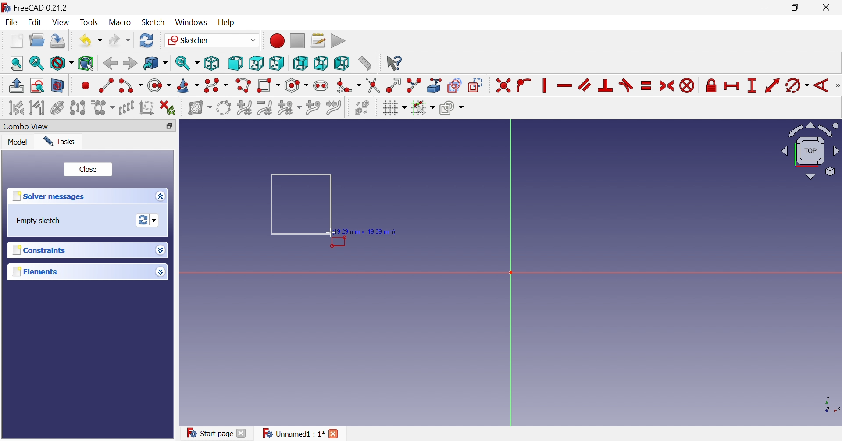 Image resolution: width=842 pixels, height=441 pixels. I want to click on Constrain vertically, so click(543, 85).